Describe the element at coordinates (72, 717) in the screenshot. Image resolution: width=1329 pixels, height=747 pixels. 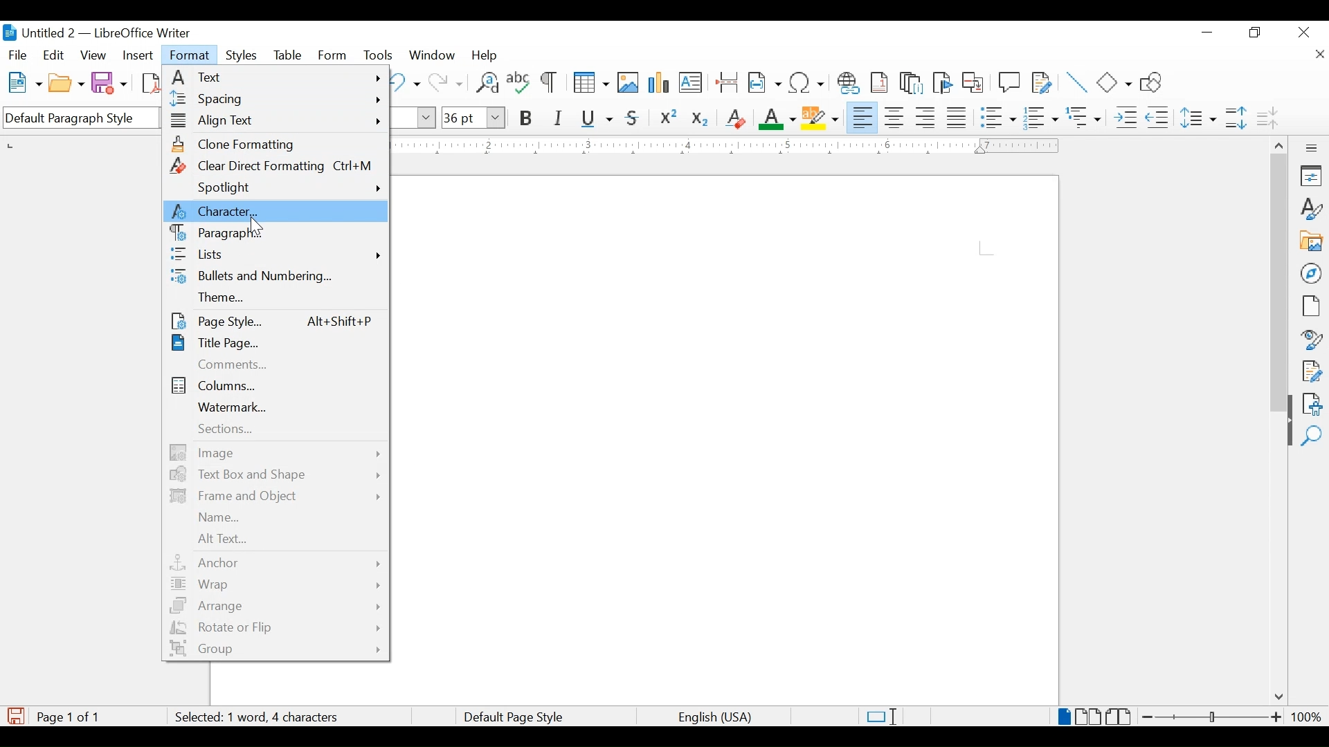
I see `page count` at that location.